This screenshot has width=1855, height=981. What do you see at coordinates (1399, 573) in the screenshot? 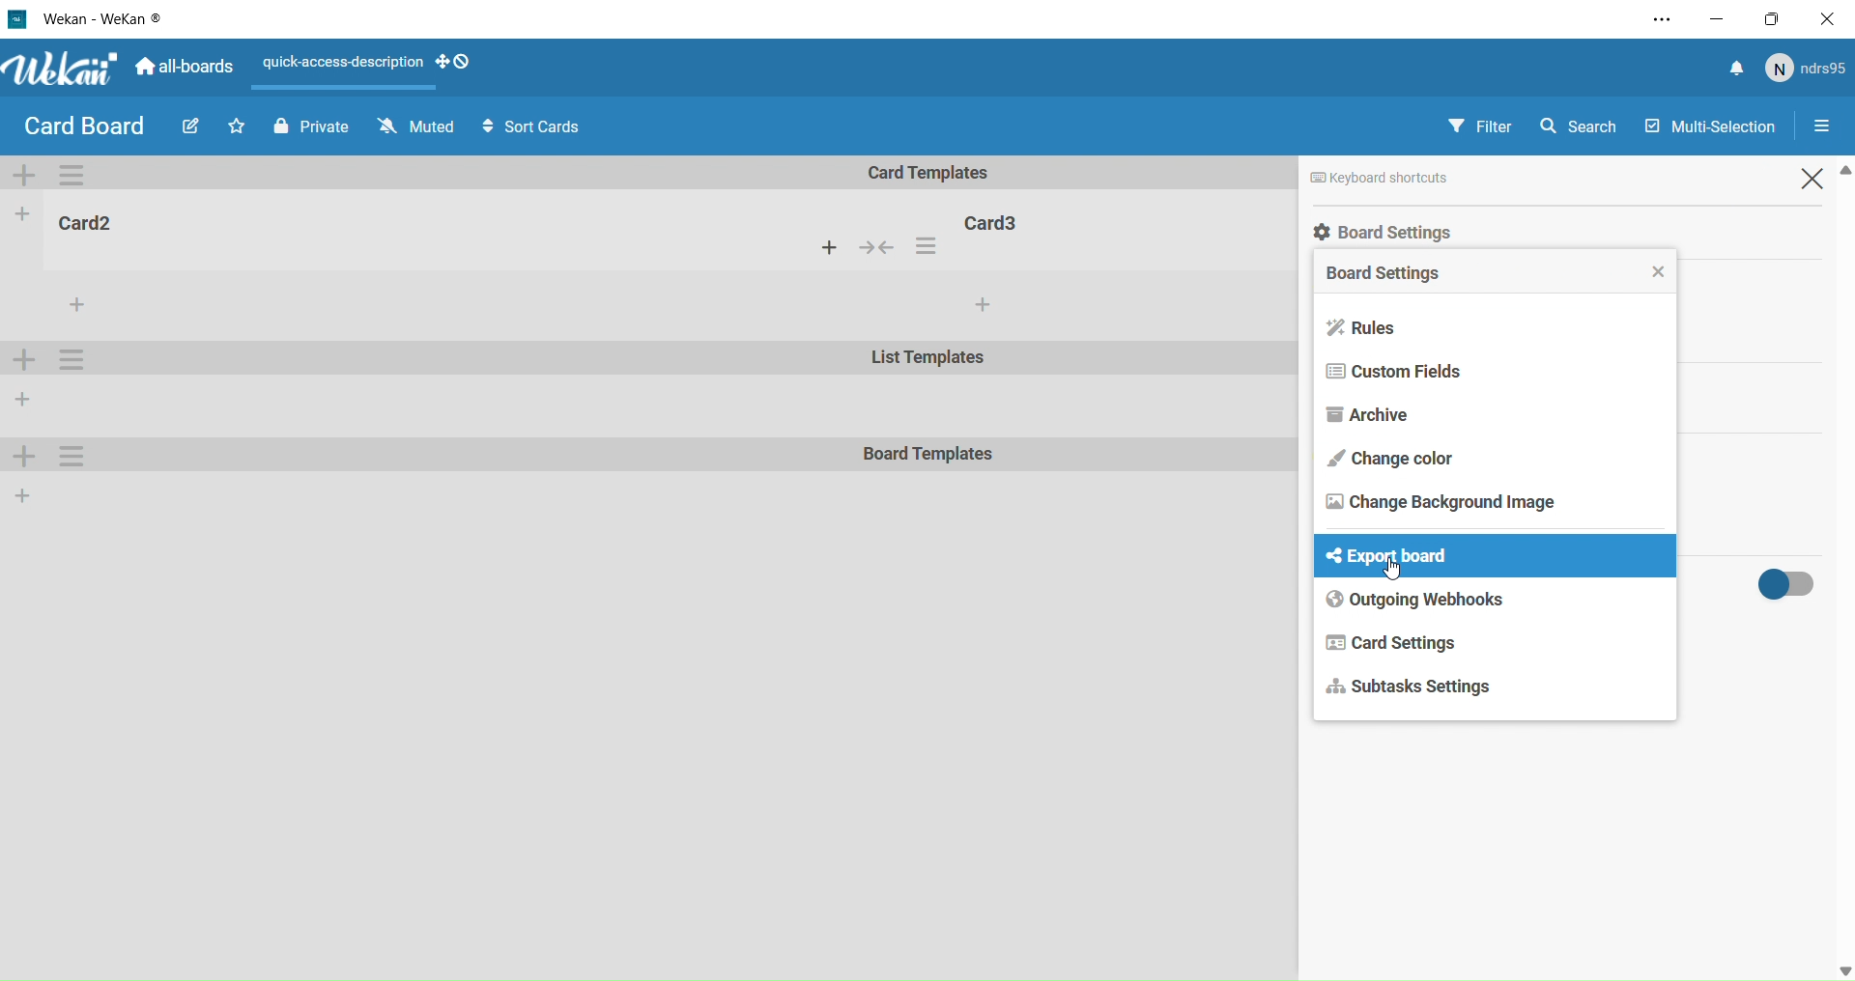
I see `cursor` at bounding box center [1399, 573].